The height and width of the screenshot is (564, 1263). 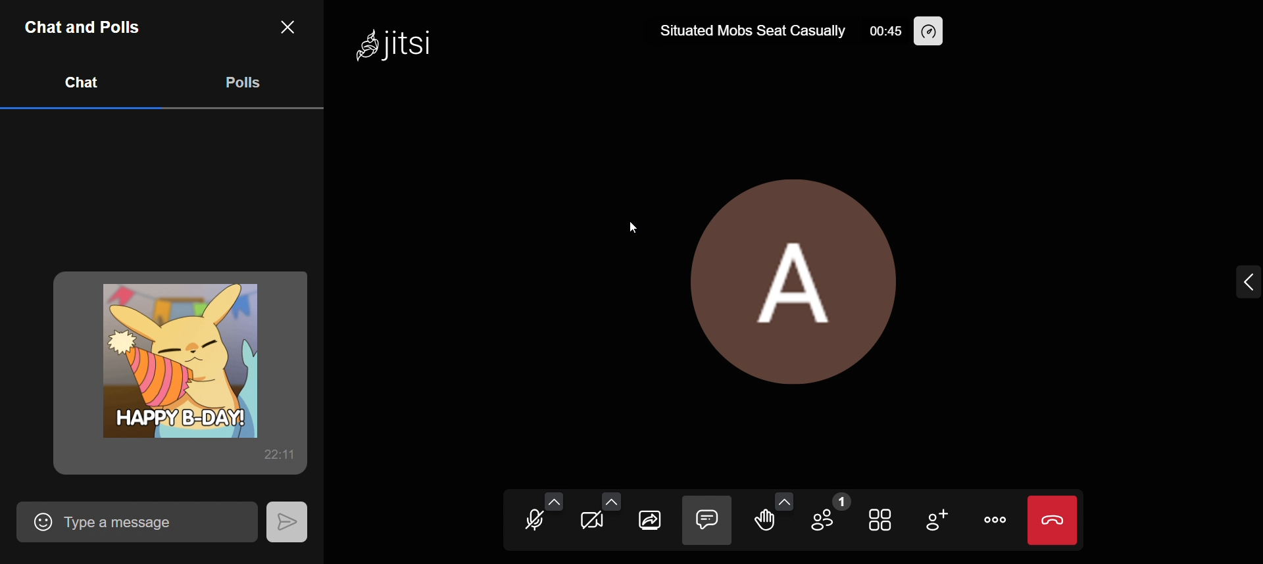 What do you see at coordinates (934, 517) in the screenshot?
I see `invite people` at bounding box center [934, 517].